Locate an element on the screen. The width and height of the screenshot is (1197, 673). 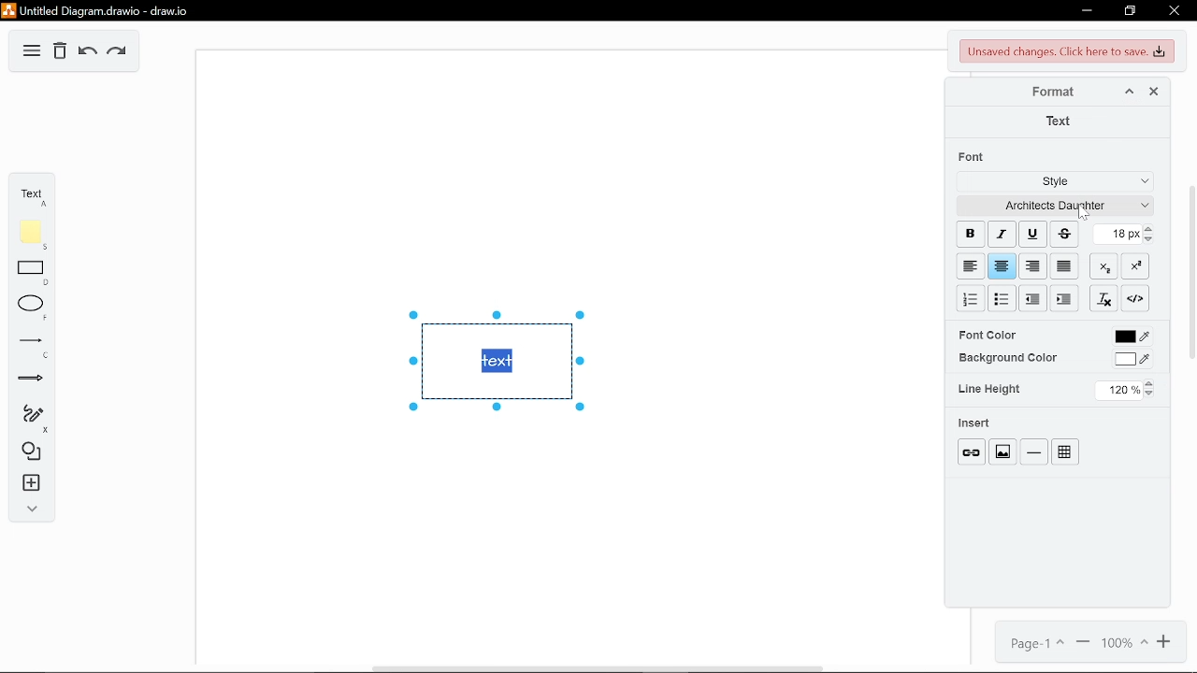
redo is located at coordinates (119, 52).